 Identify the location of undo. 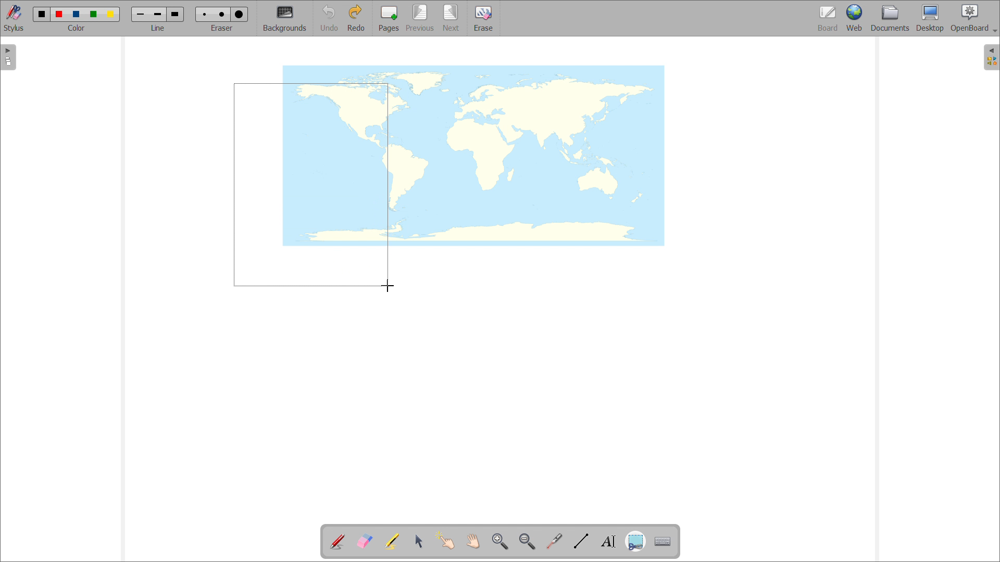
(329, 18).